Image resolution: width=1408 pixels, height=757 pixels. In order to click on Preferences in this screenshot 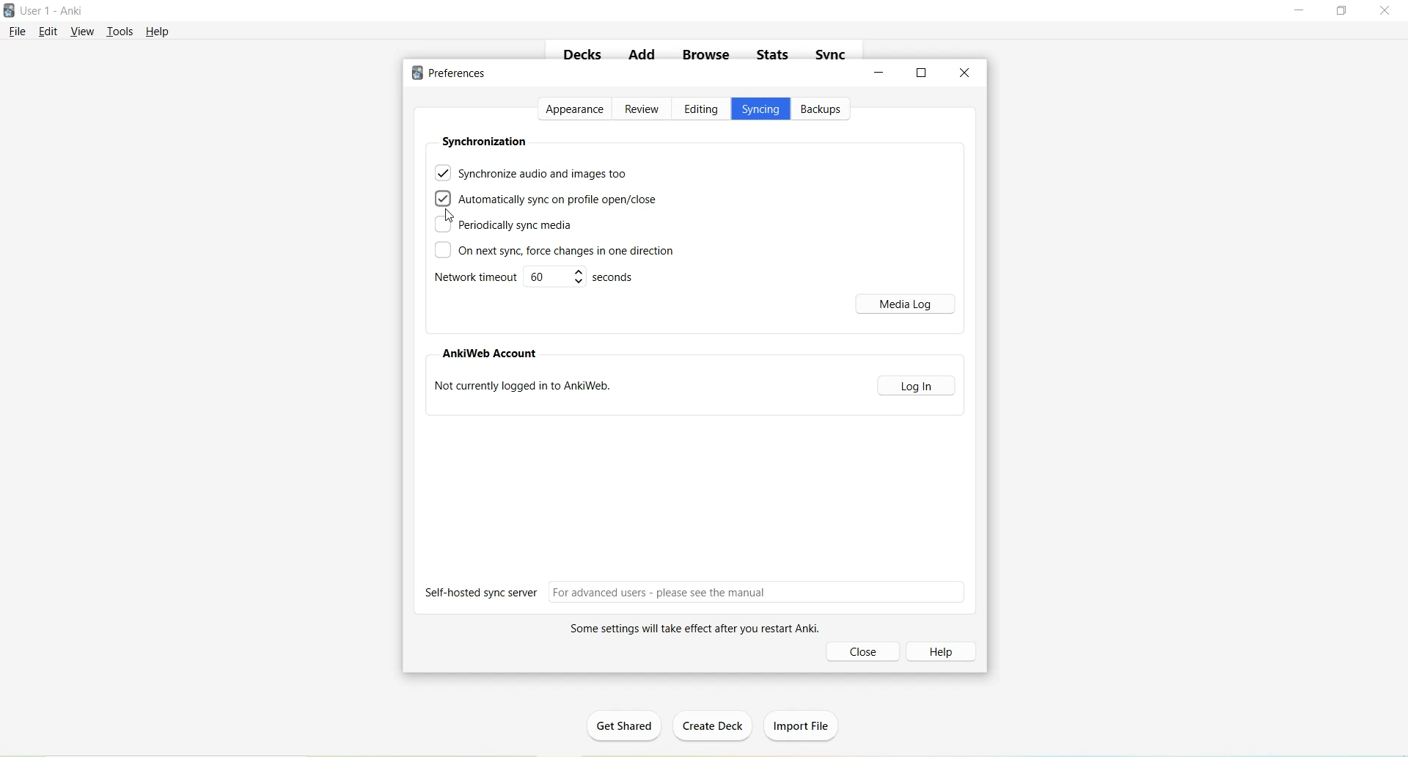, I will do `click(453, 73)`.